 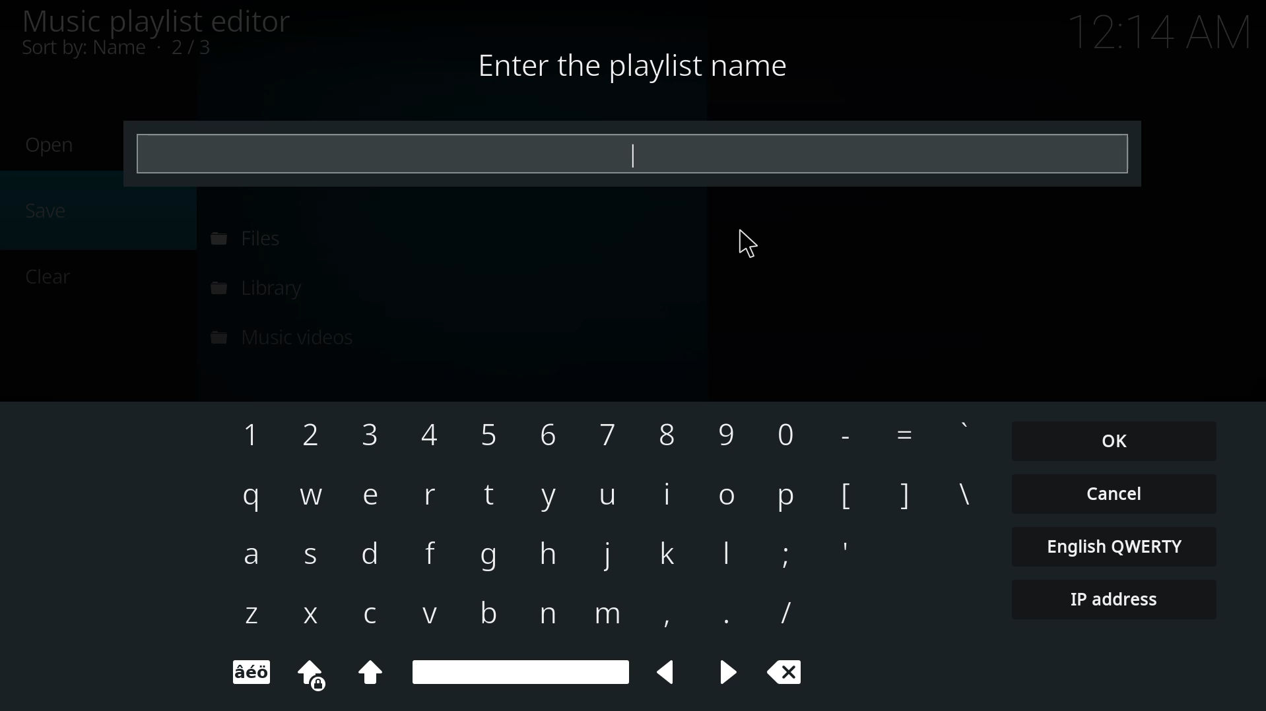 What do you see at coordinates (624, 152) in the screenshot?
I see `type` at bounding box center [624, 152].